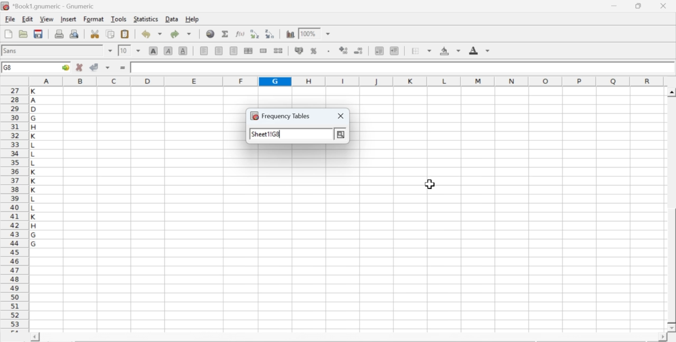 The height and width of the screenshot is (342, 676). Describe the element at coordinates (358, 51) in the screenshot. I see `decrease number of decimals displayed` at that location.